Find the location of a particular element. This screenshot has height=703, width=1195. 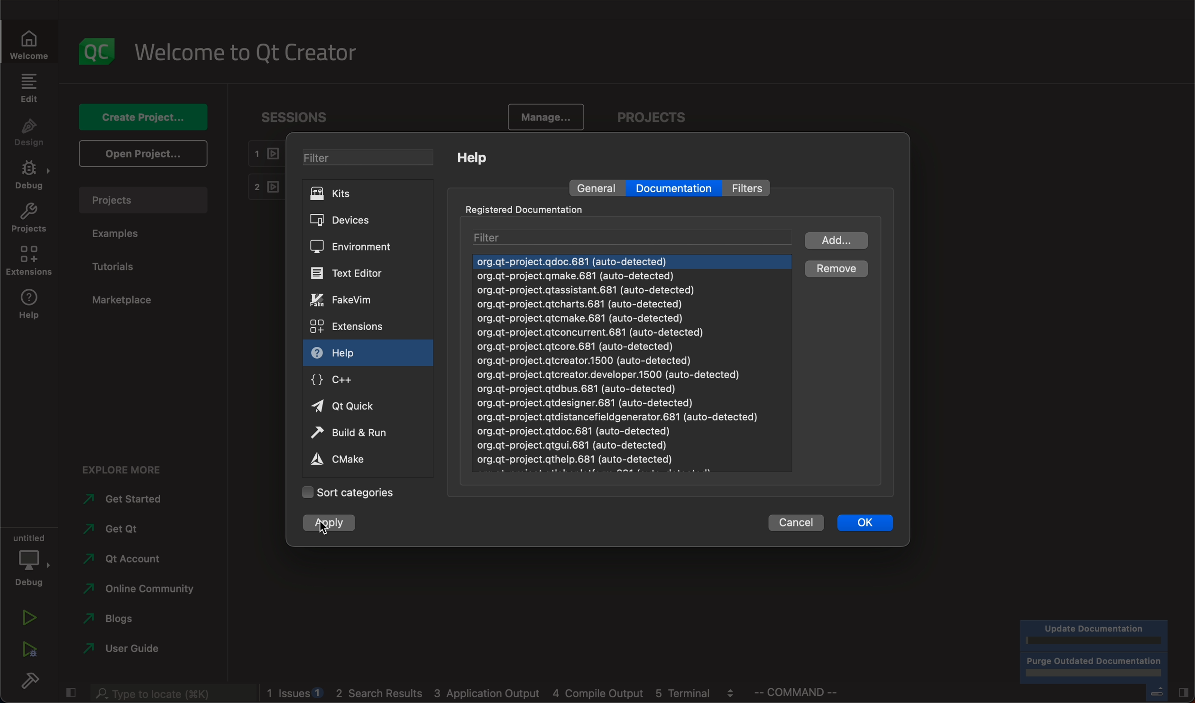

examples is located at coordinates (131, 238).